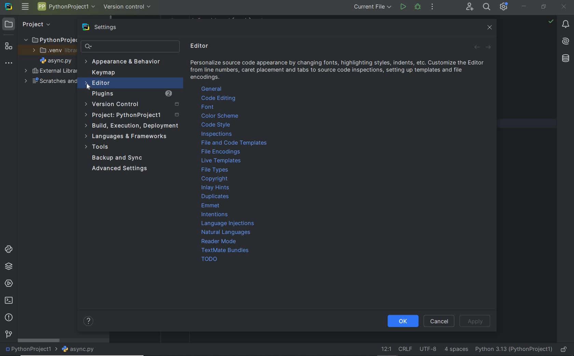 This screenshot has width=574, height=356. What do you see at coordinates (67, 6) in the screenshot?
I see `project name` at bounding box center [67, 6].